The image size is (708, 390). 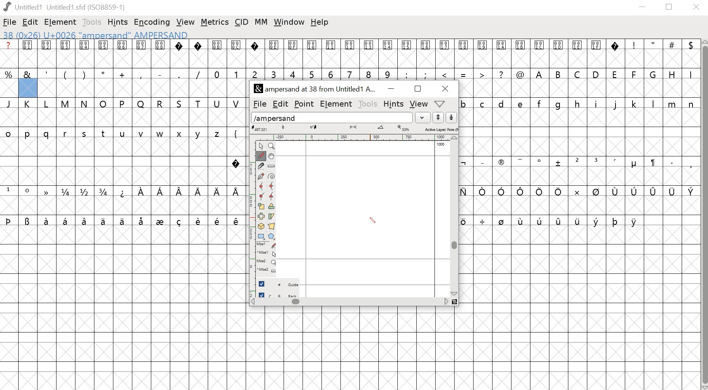 What do you see at coordinates (255, 73) in the screenshot?
I see `2` at bounding box center [255, 73].